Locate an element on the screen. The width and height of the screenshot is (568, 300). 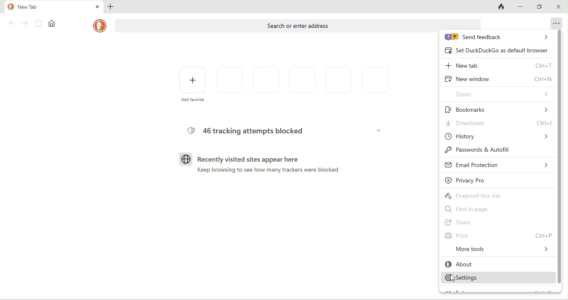
home is located at coordinates (52, 24).